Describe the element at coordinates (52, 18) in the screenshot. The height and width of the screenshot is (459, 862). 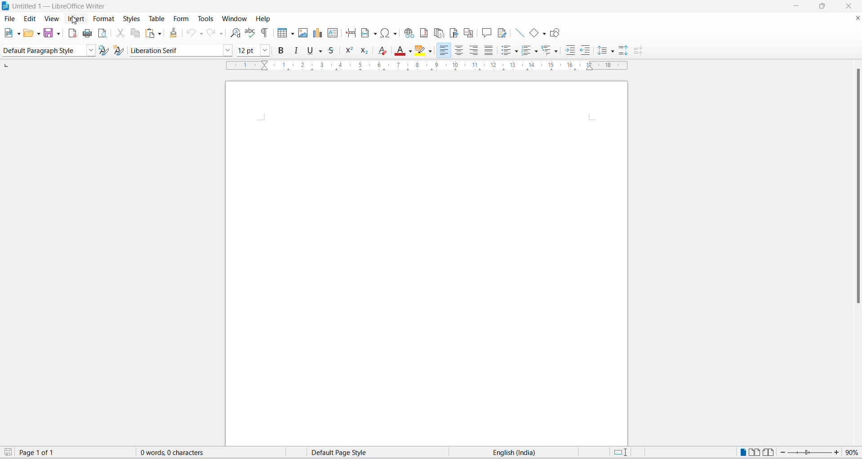
I see `view` at that location.